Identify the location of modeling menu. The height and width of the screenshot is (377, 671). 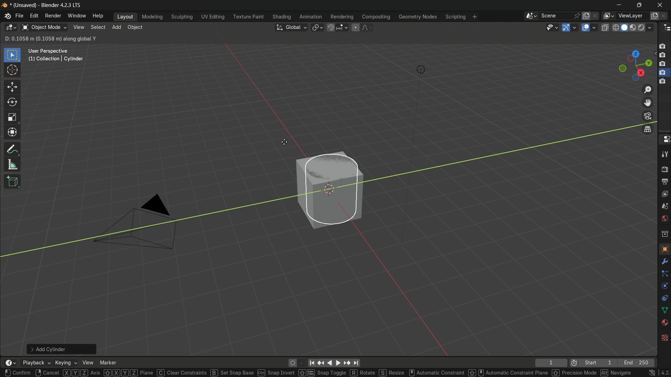
(152, 17).